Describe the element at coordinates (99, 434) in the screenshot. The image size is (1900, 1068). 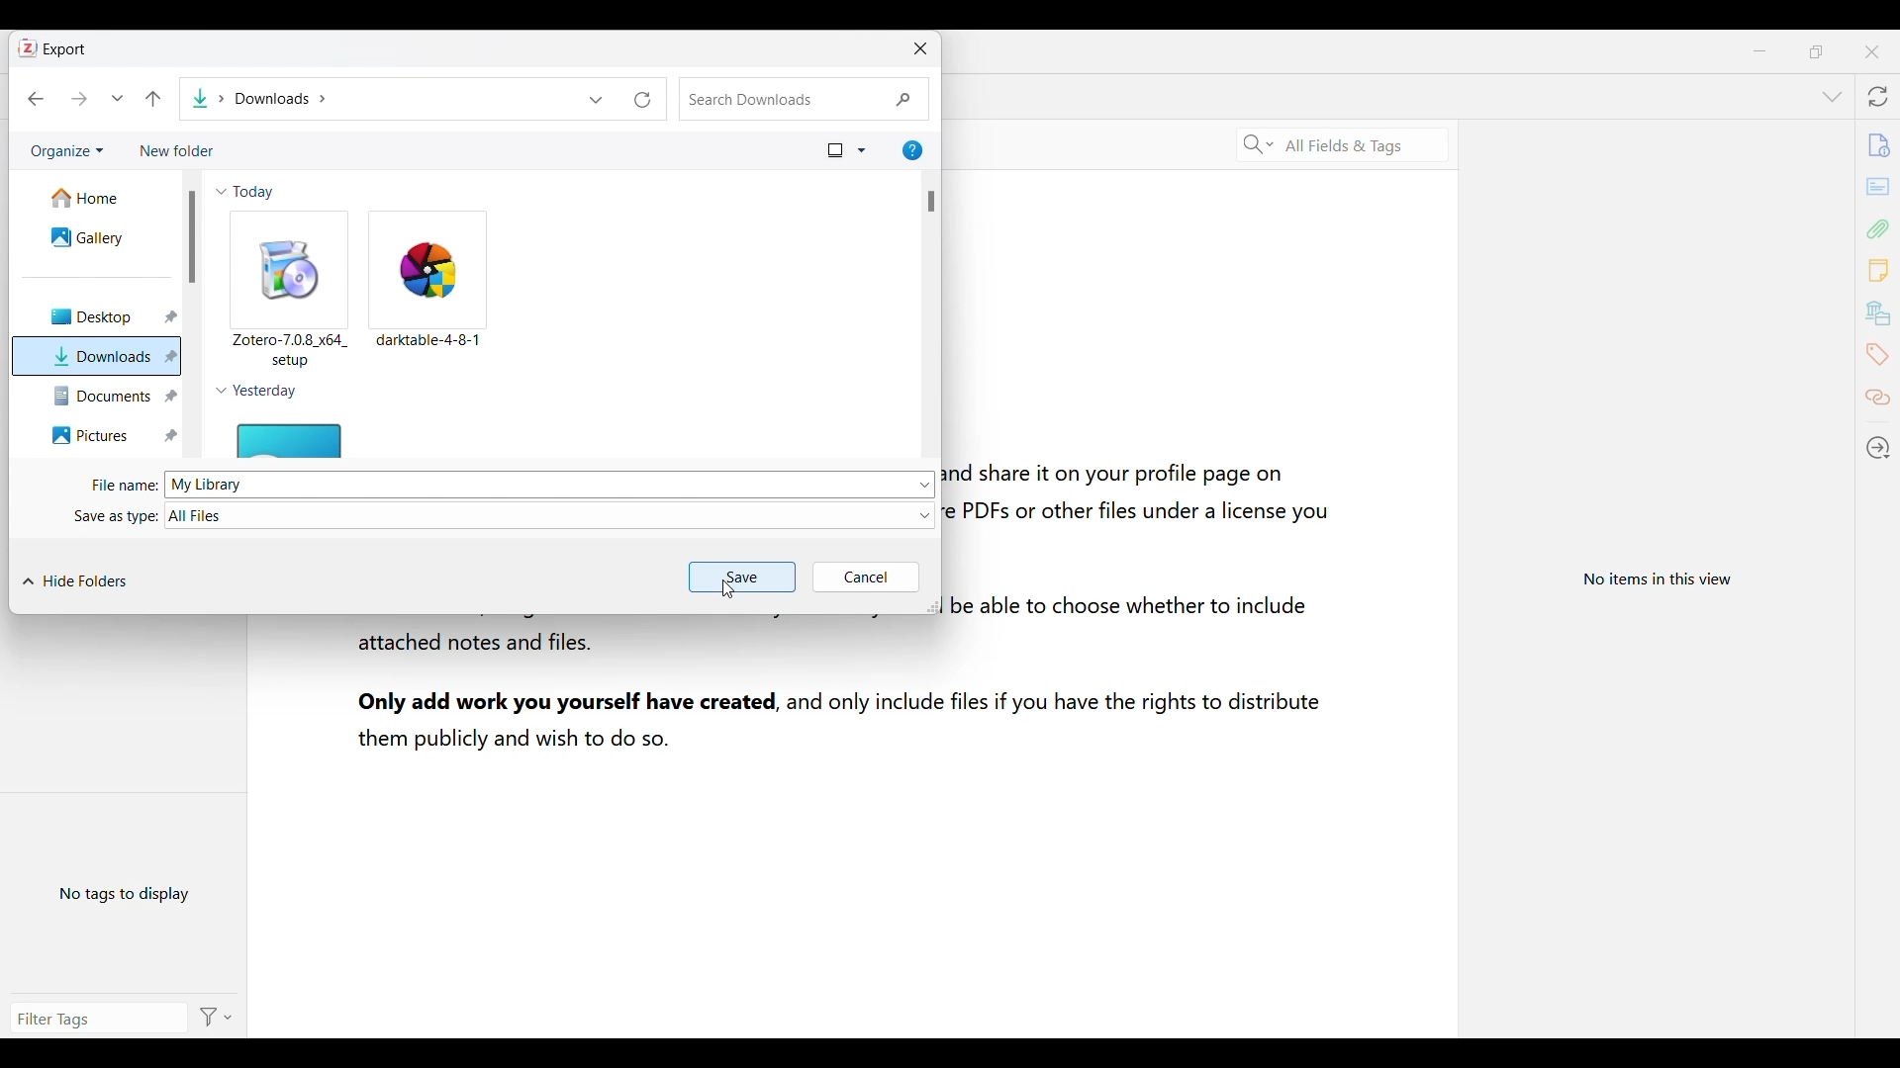
I see `Pictures` at that location.